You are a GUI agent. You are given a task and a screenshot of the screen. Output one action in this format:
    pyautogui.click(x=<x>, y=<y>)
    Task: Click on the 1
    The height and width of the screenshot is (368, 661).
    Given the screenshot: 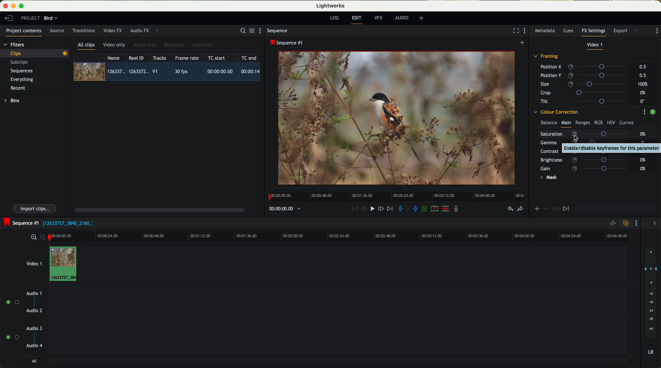 What is the action you would take?
    pyautogui.click(x=643, y=143)
    